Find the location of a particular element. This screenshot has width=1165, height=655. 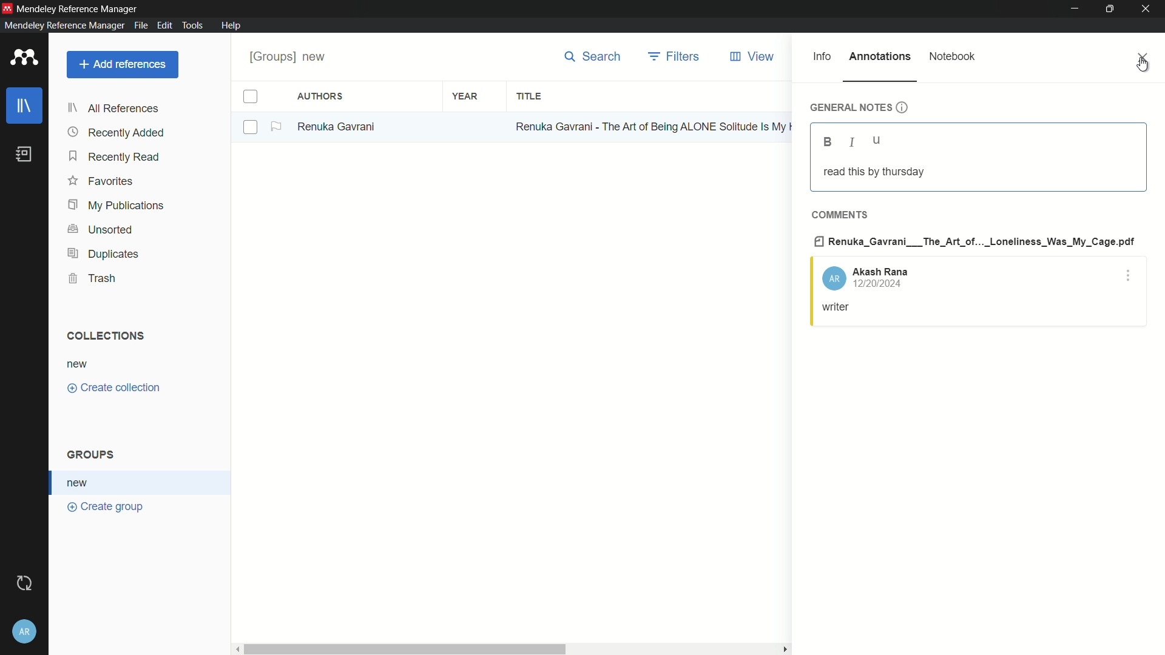

duplicates is located at coordinates (103, 255).